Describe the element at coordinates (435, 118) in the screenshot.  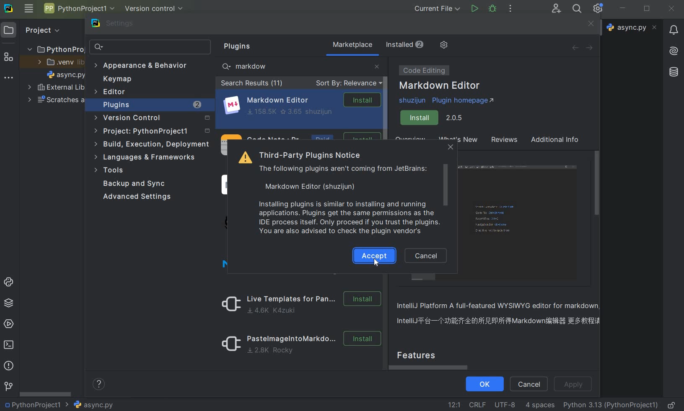
I see `install` at that location.